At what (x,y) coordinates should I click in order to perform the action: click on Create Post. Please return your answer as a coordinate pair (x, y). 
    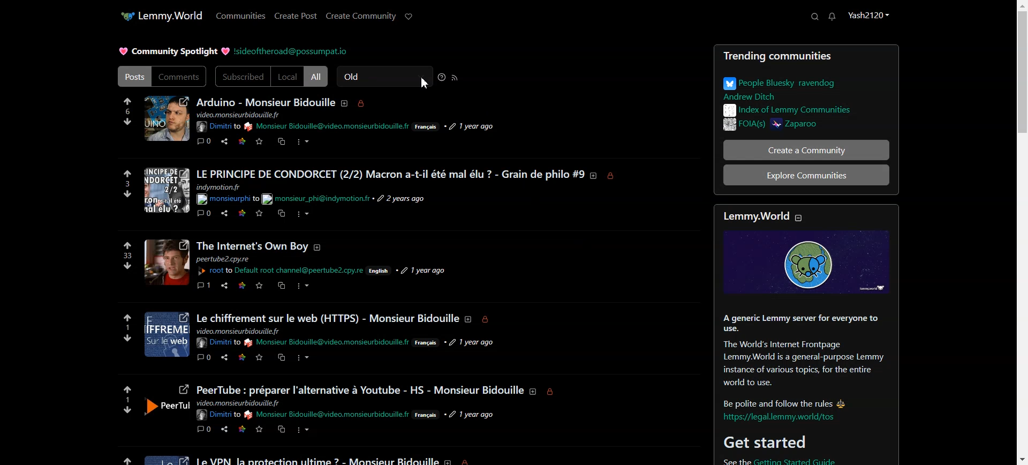
    Looking at the image, I should click on (296, 16).